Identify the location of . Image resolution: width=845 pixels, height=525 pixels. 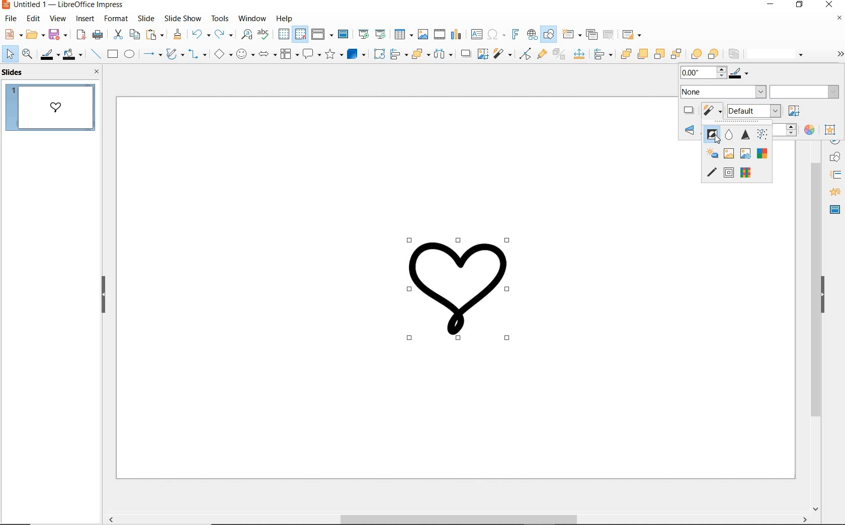
(833, 211).